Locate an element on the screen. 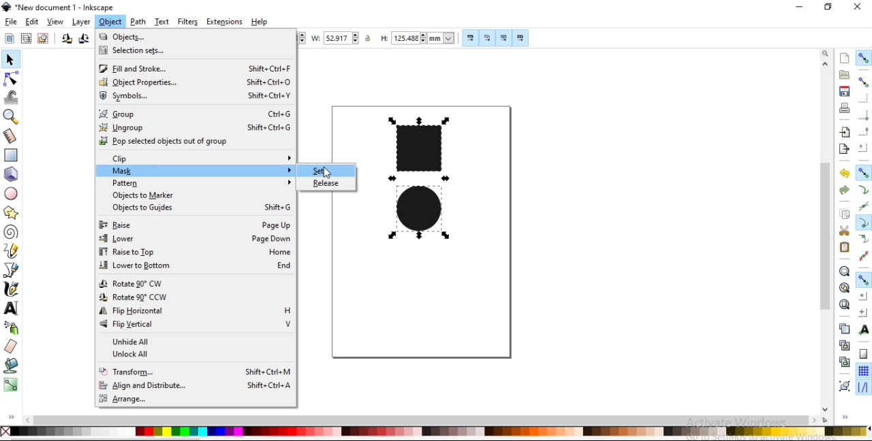 Image resolution: width=872 pixels, height=441 pixels. spray objects by sculpting or painting is located at coordinates (11, 328).